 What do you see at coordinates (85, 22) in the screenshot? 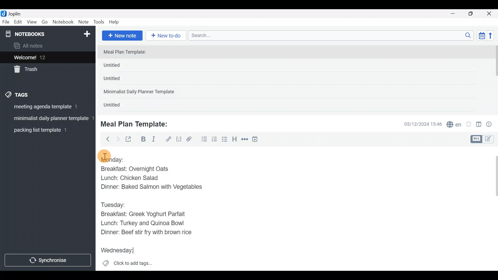
I see `Note` at bounding box center [85, 22].